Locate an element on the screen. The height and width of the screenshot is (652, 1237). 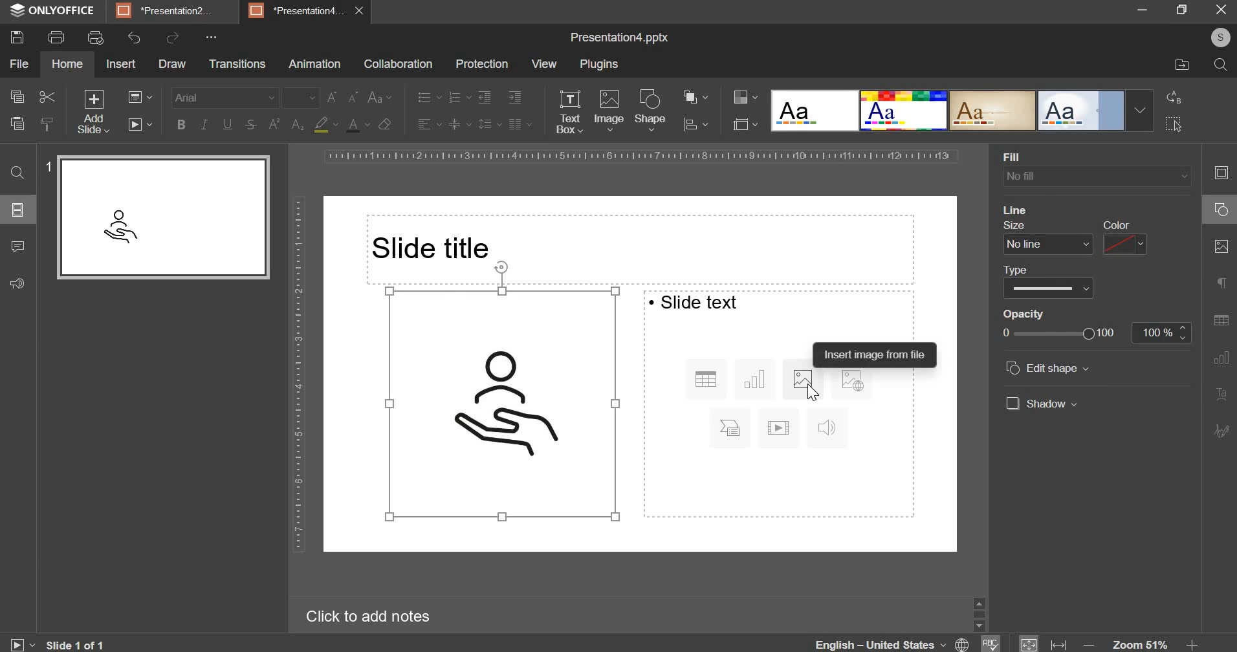
cut is located at coordinates (47, 97).